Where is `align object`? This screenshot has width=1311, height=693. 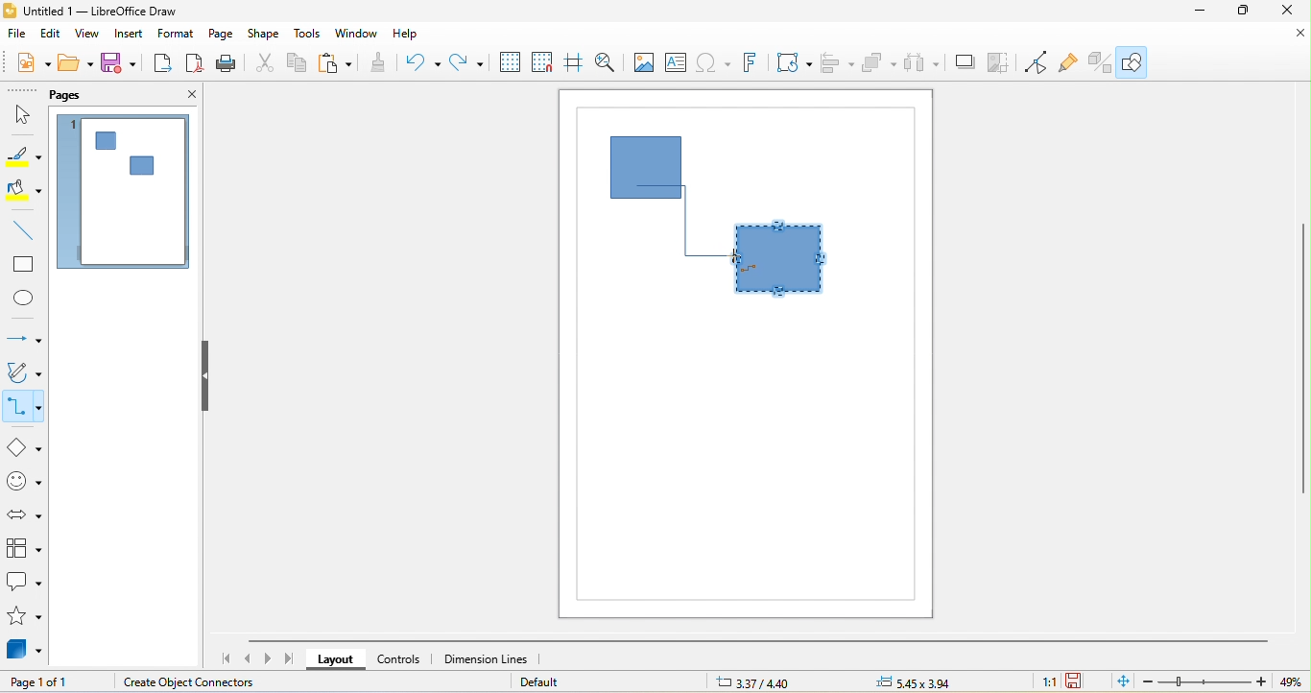
align object is located at coordinates (837, 62).